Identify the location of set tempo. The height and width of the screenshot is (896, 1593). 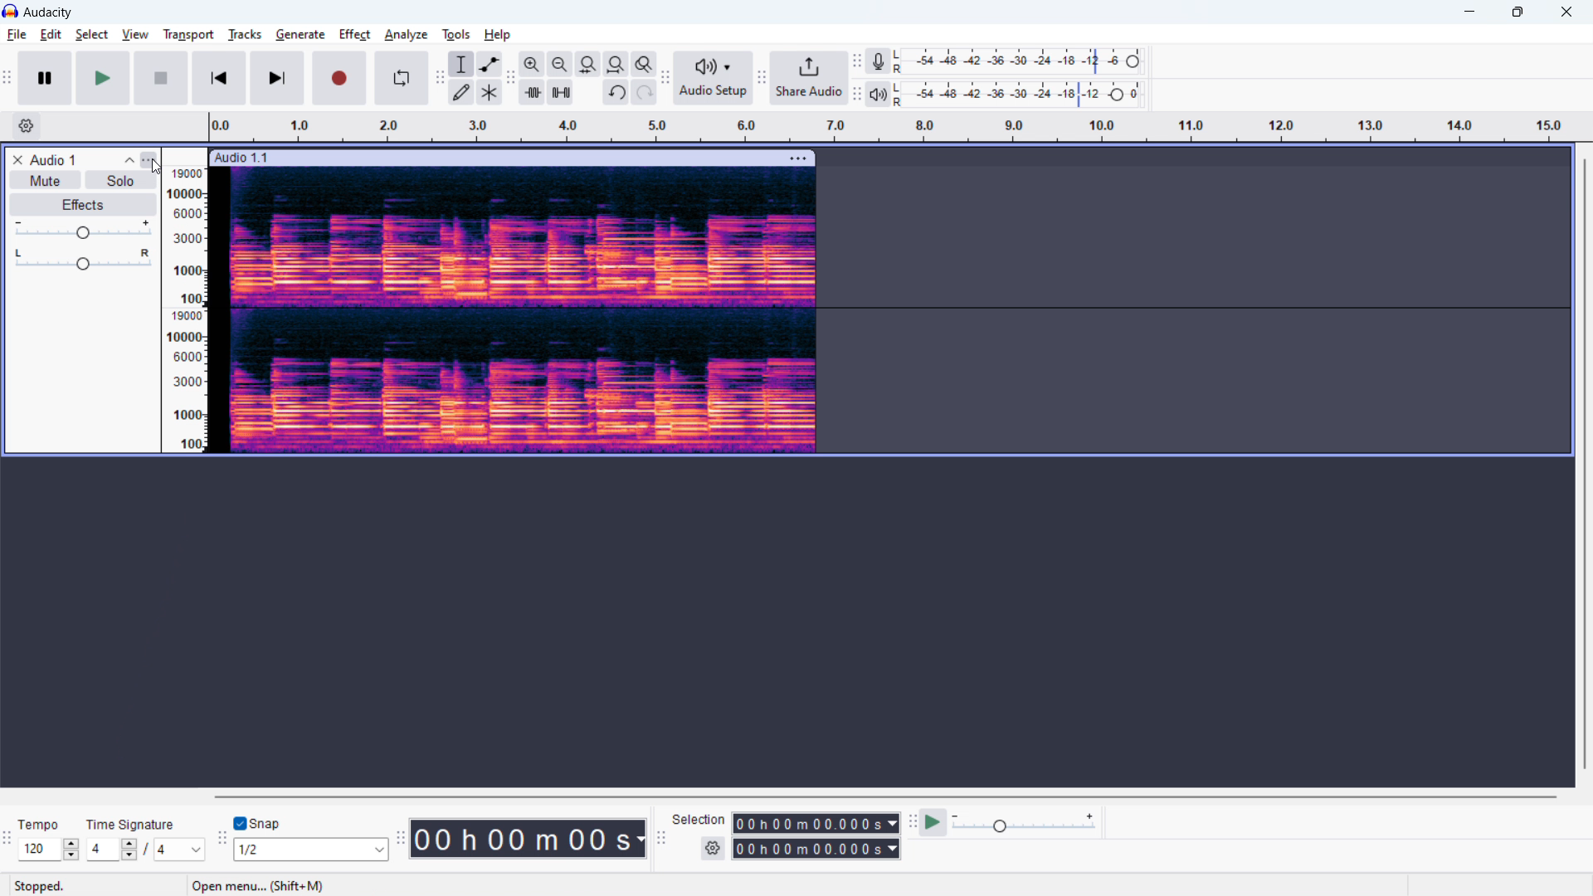
(38, 850).